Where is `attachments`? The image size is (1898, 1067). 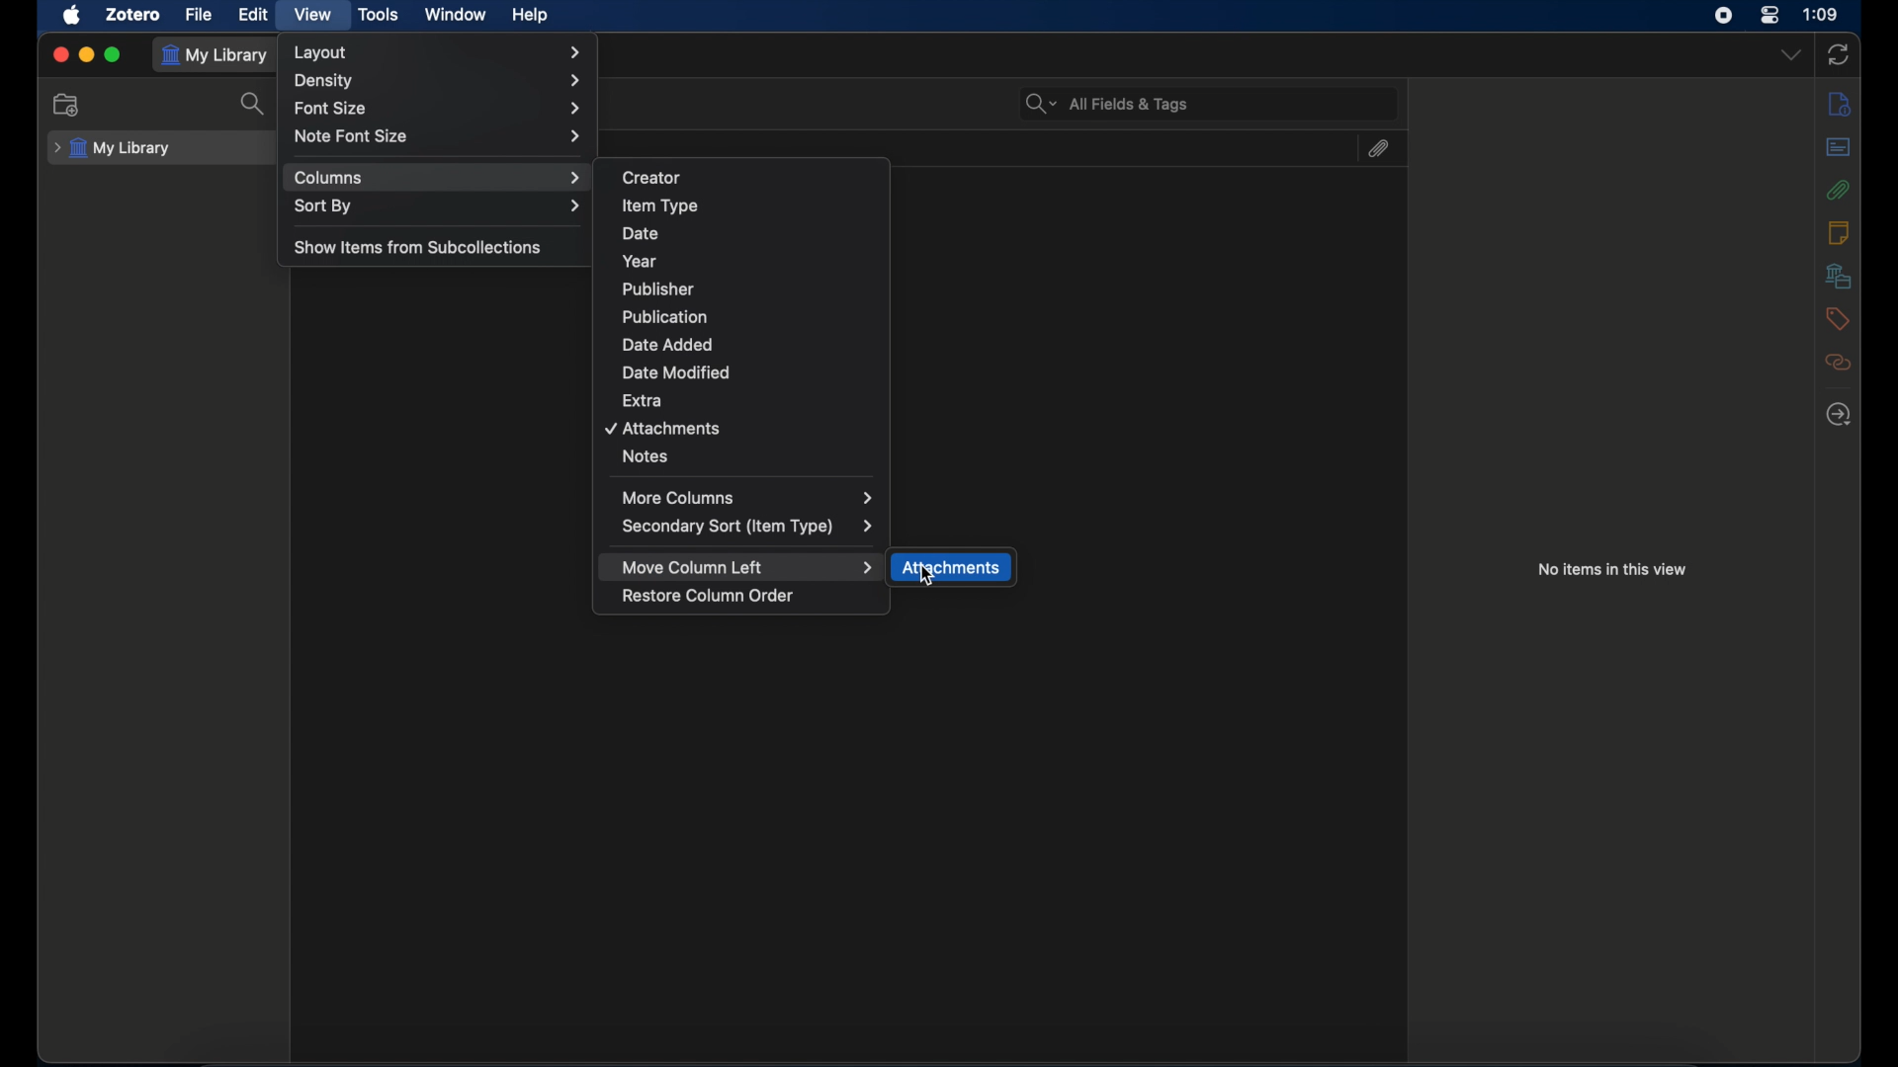
attachments is located at coordinates (1837, 190).